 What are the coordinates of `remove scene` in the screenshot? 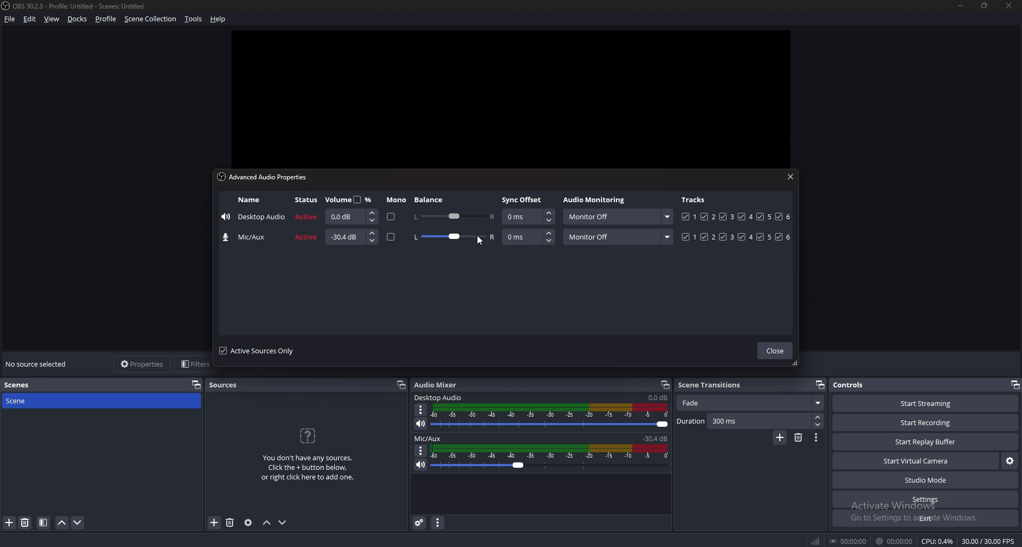 It's located at (26, 523).